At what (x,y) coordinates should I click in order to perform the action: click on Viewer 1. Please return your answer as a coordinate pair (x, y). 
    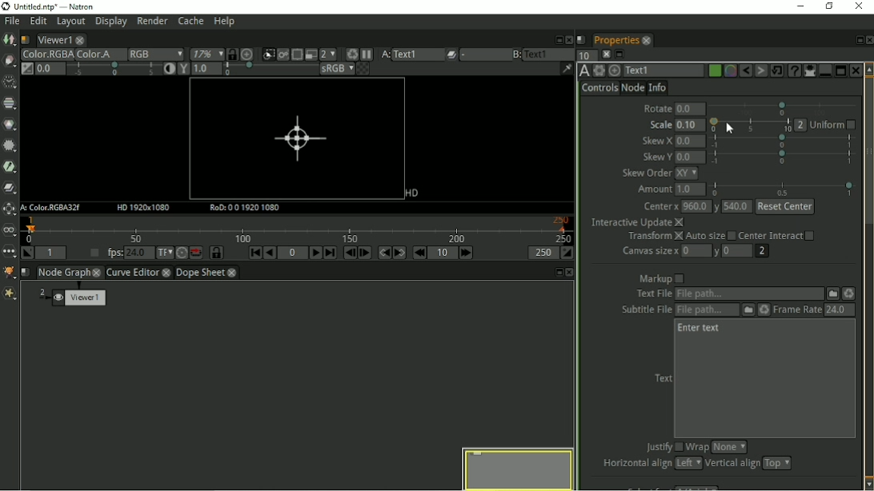
    Looking at the image, I should click on (82, 297).